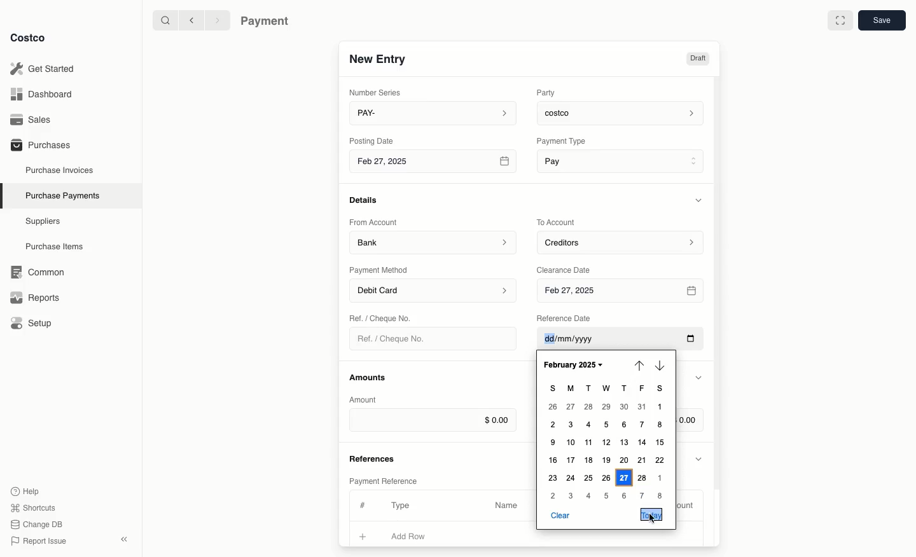 The width and height of the screenshot is (916, 557). Describe the element at coordinates (548, 92) in the screenshot. I see `Party` at that location.